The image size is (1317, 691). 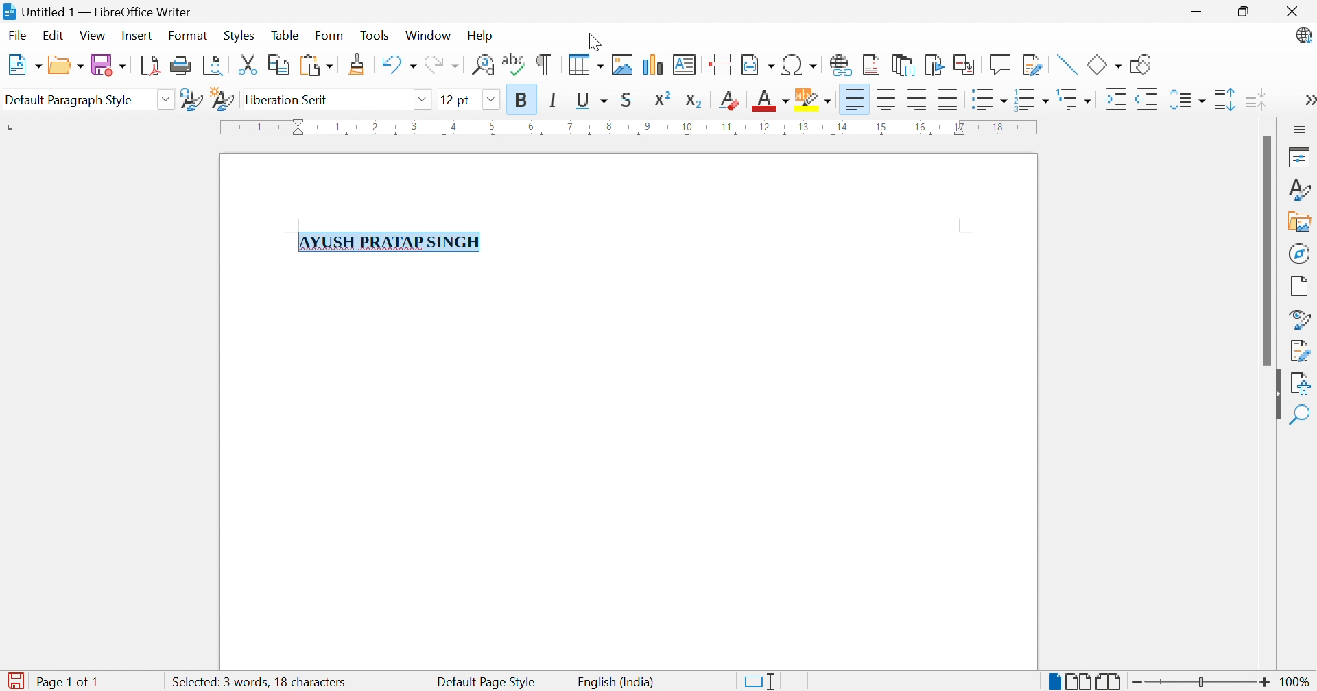 What do you see at coordinates (730, 101) in the screenshot?
I see `Clear Direct Formatting` at bounding box center [730, 101].